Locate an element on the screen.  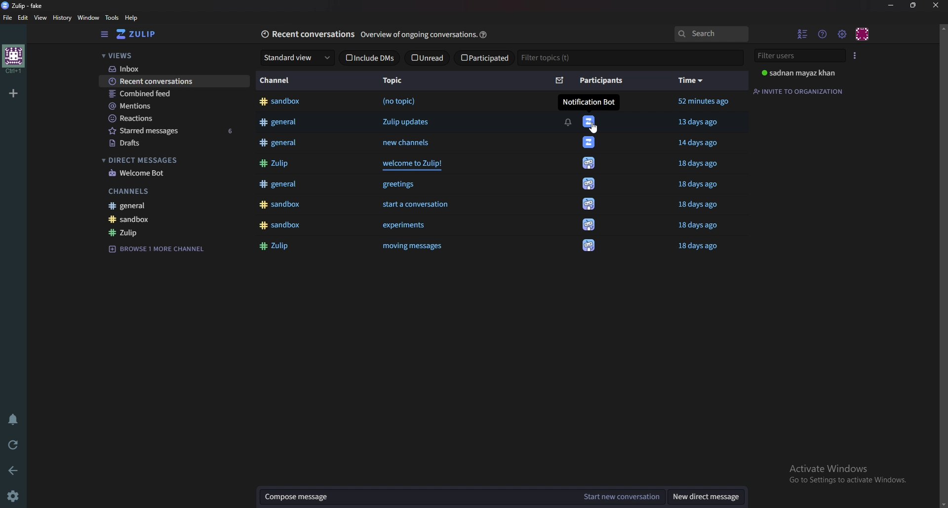
sort by unread message count is located at coordinates (560, 79).